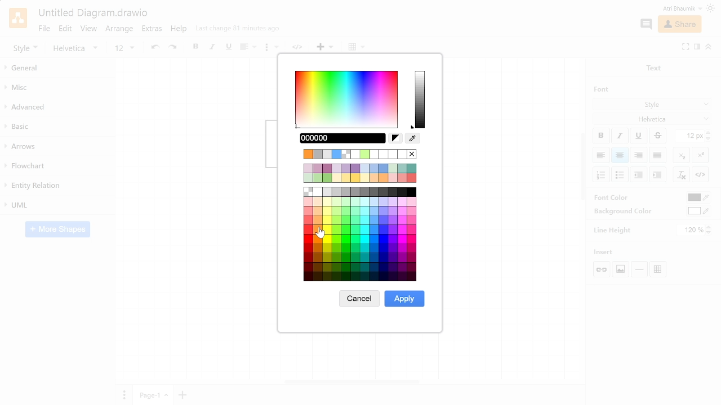 The width and height of the screenshot is (721, 405). Describe the element at coordinates (247, 48) in the screenshot. I see `align` at that location.